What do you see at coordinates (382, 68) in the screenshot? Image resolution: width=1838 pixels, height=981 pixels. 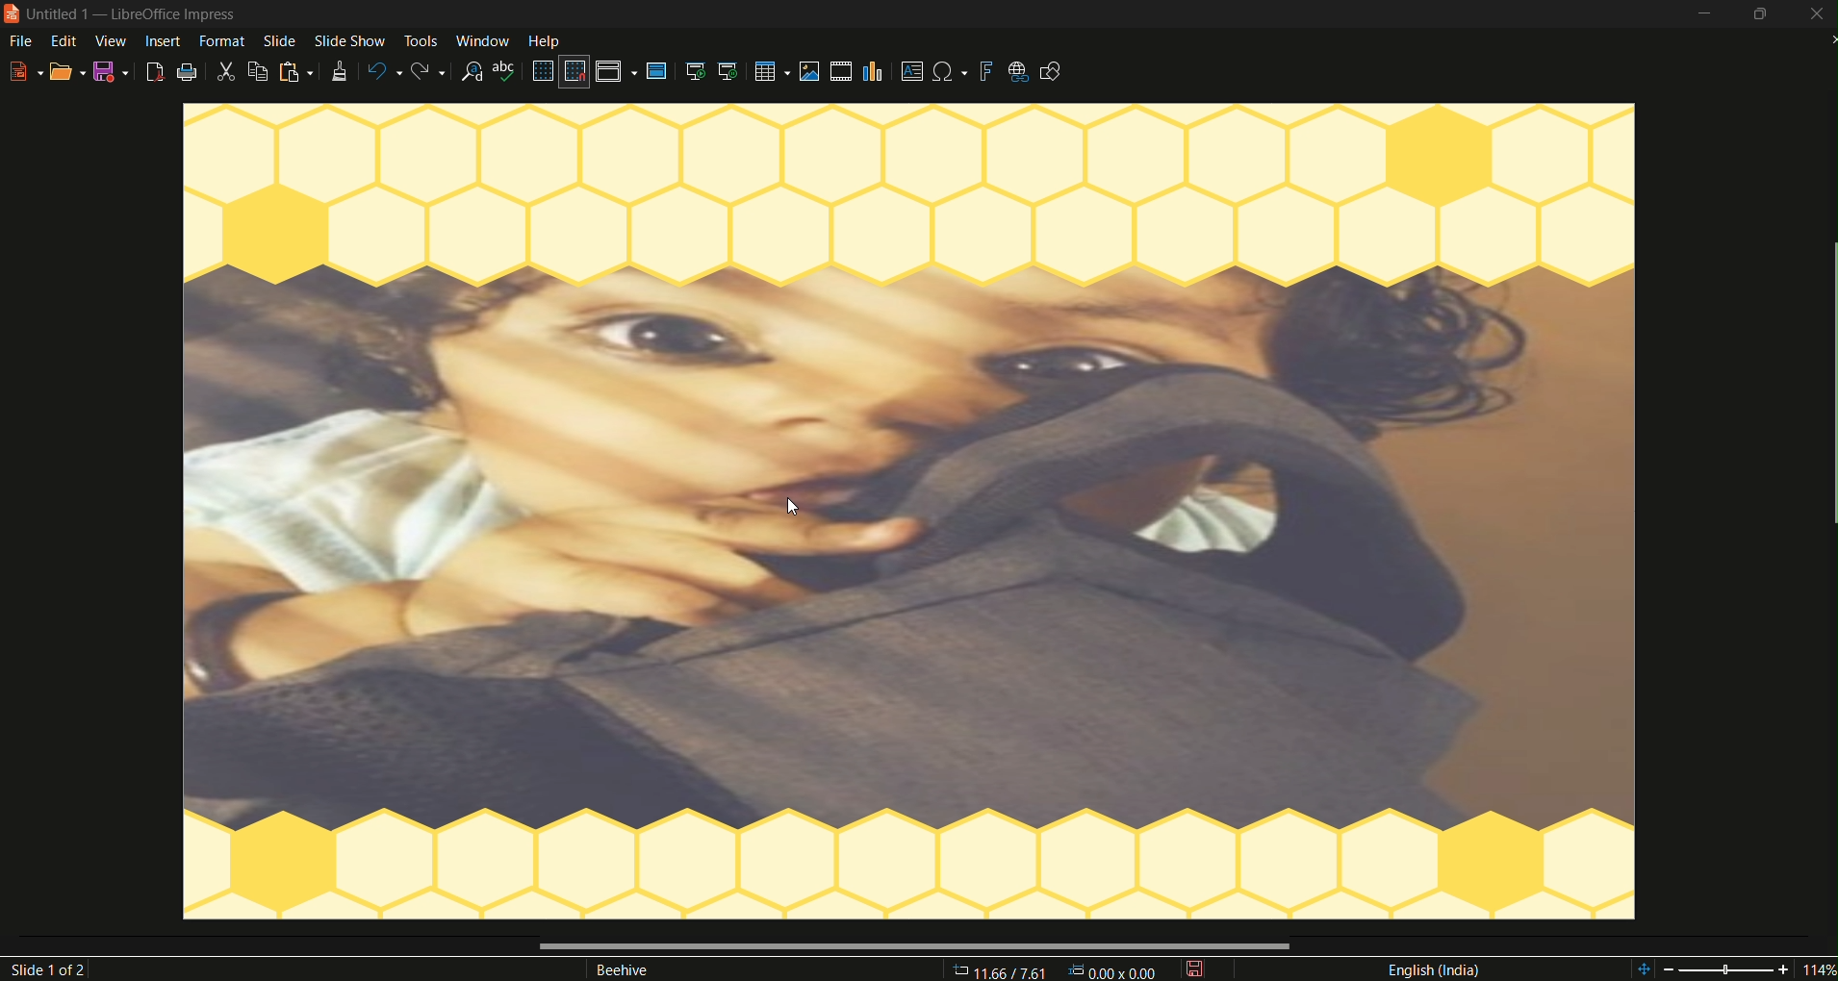 I see `undo` at bounding box center [382, 68].